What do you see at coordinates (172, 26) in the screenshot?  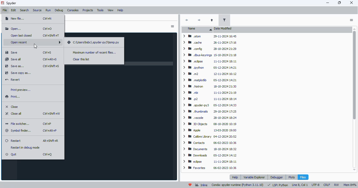 I see `options` at bounding box center [172, 26].